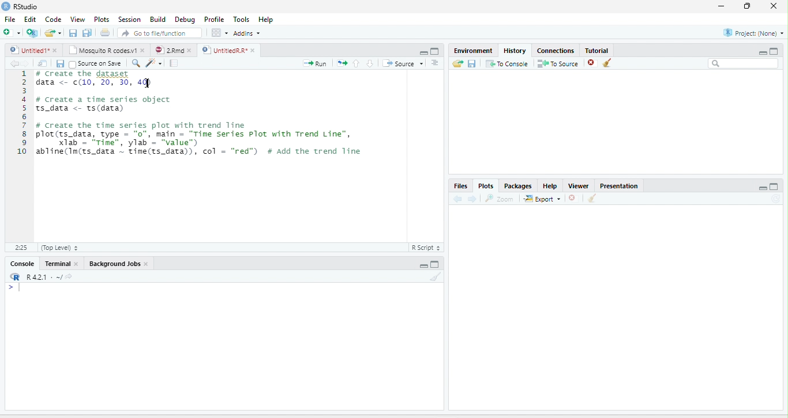 The width and height of the screenshot is (788, 418). I want to click on Source, so click(403, 63).